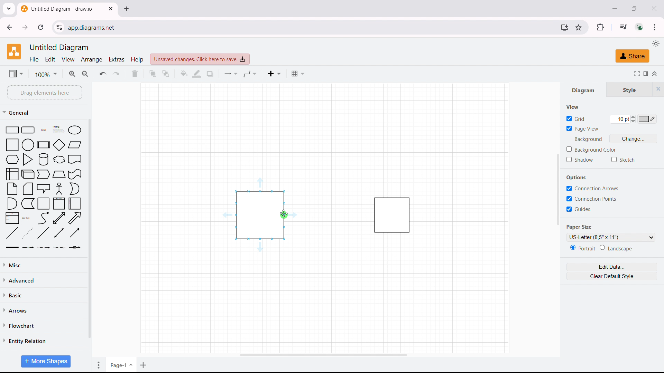 This screenshot has height=373, width=664. Describe the element at coordinates (43, 325) in the screenshot. I see `flowchart` at that location.